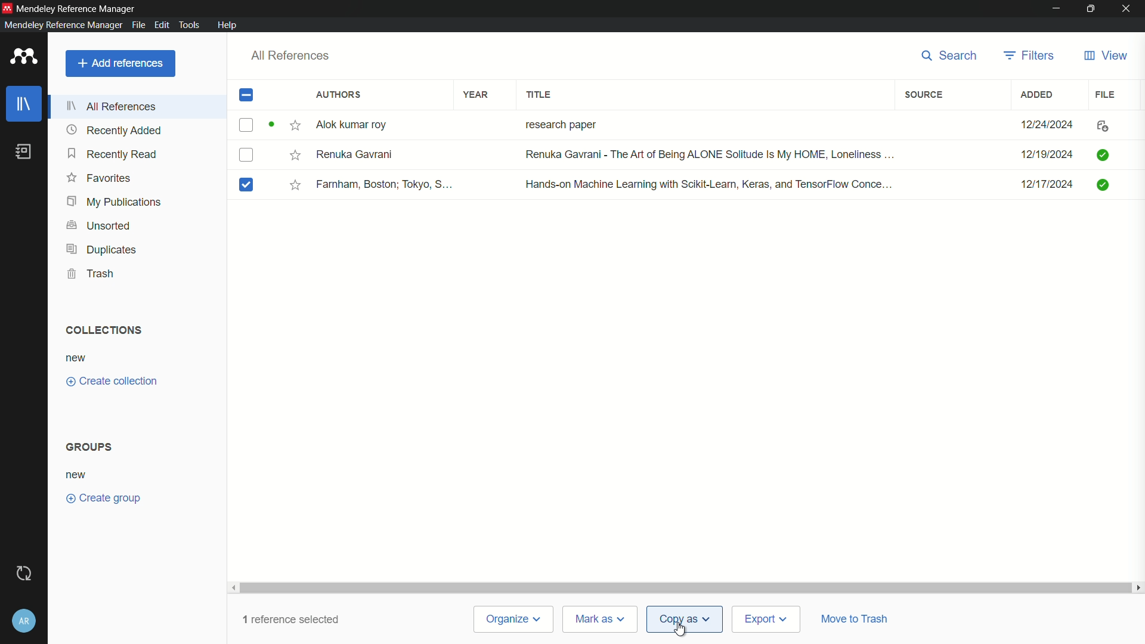 Image resolution: width=1145 pixels, height=644 pixels. I want to click on create group, so click(104, 498).